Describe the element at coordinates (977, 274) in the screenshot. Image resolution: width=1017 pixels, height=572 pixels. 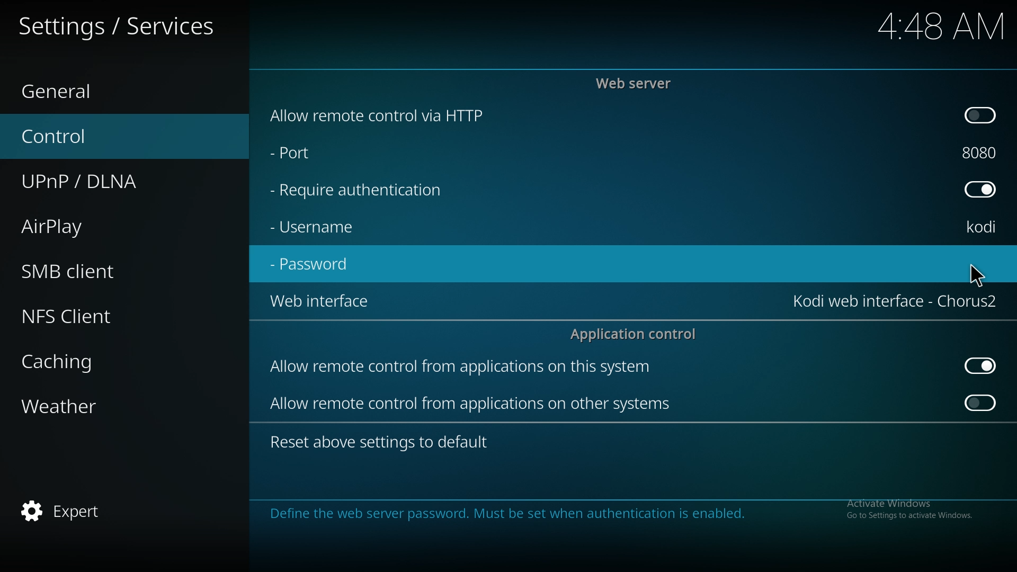
I see `` at that location.